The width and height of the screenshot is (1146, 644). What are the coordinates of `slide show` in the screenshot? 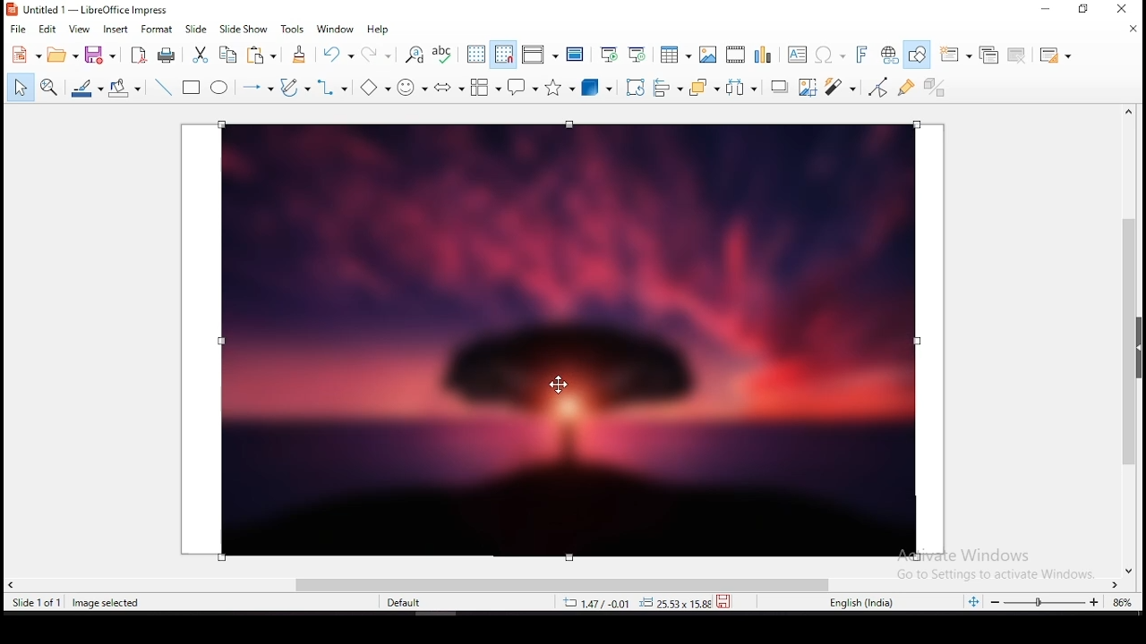 It's located at (244, 29).